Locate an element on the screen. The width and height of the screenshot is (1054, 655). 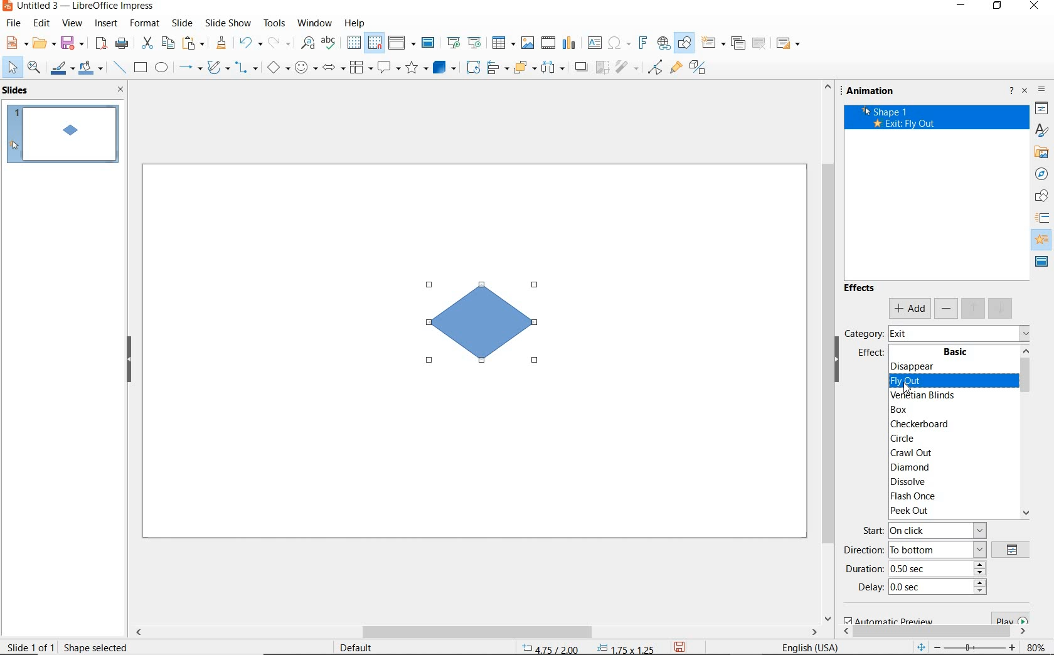
display grid is located at coordinates (354, 43).